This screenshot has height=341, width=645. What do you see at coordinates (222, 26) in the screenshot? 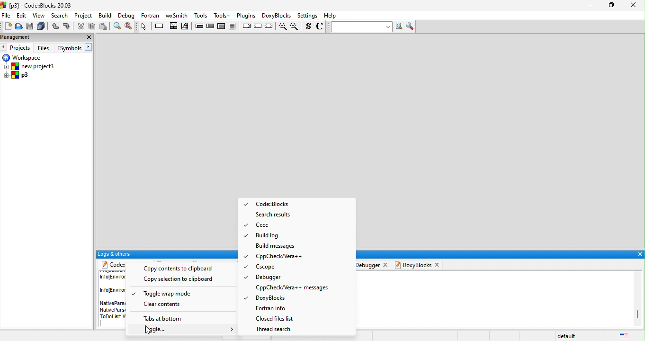
I see `counting loop` at bounding box center [222, 26].